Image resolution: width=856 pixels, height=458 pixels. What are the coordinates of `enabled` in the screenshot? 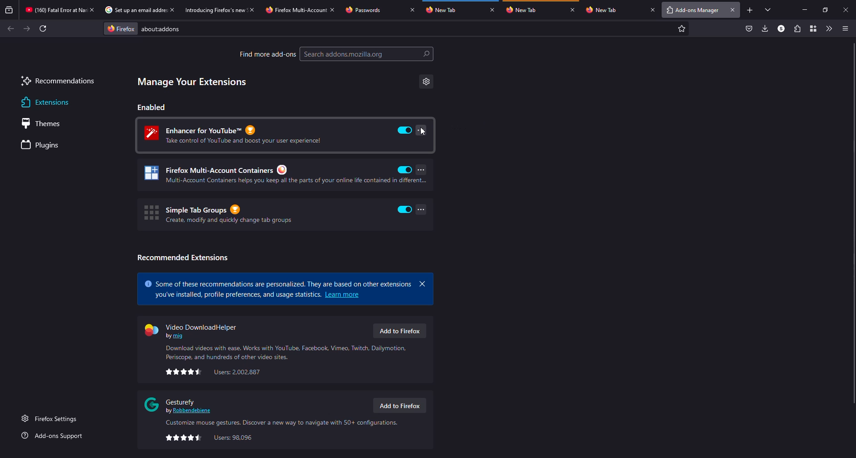 It's located at (405, 209).